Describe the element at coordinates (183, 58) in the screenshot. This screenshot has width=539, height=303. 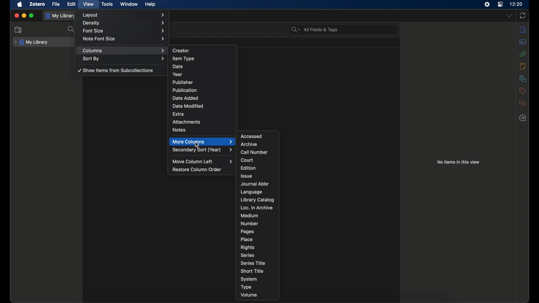
I see `item type` at that location.